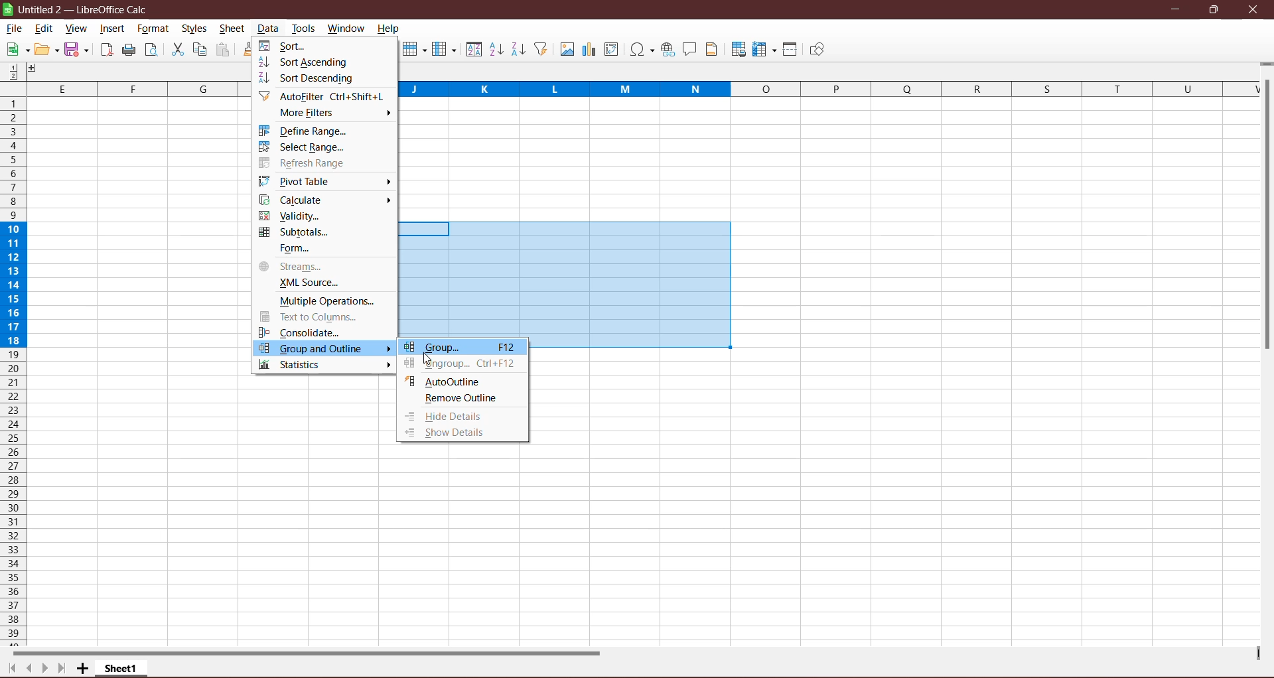  I want to click on Edit, so click(44, 30).